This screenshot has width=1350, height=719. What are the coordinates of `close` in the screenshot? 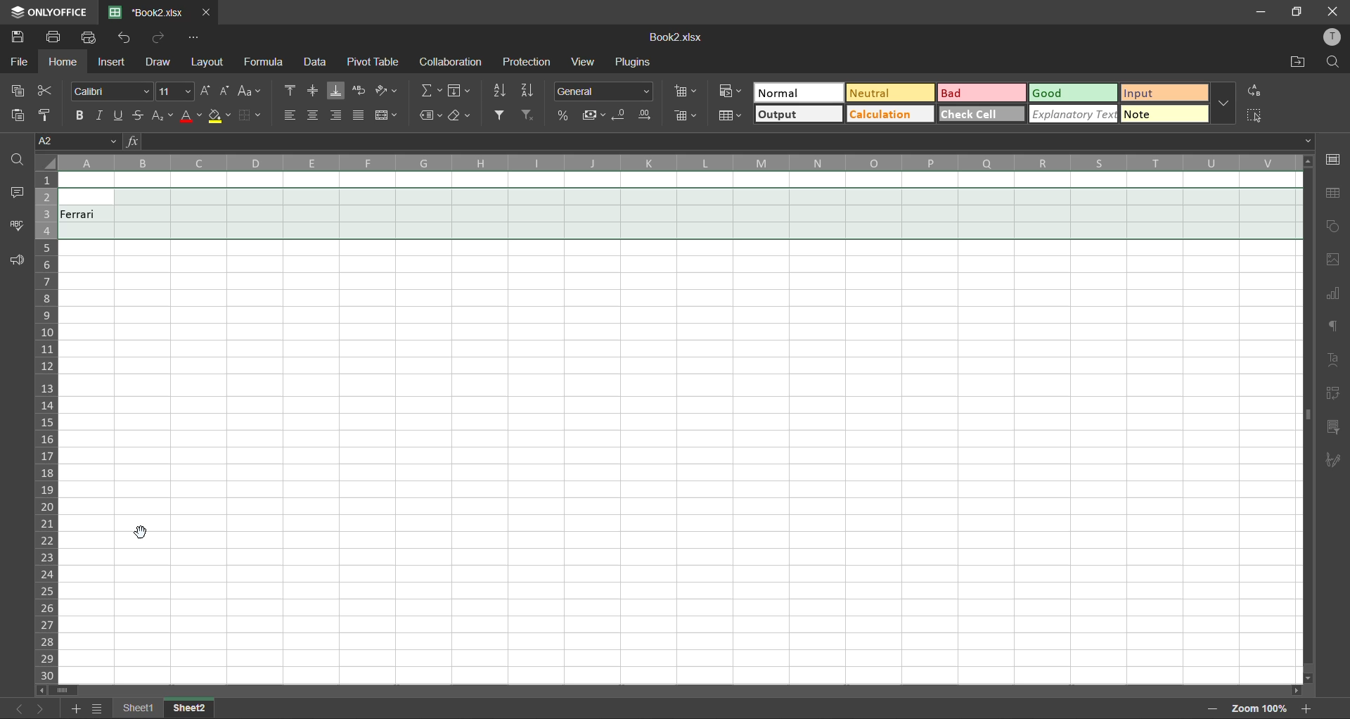 It's located at (1333, 12).